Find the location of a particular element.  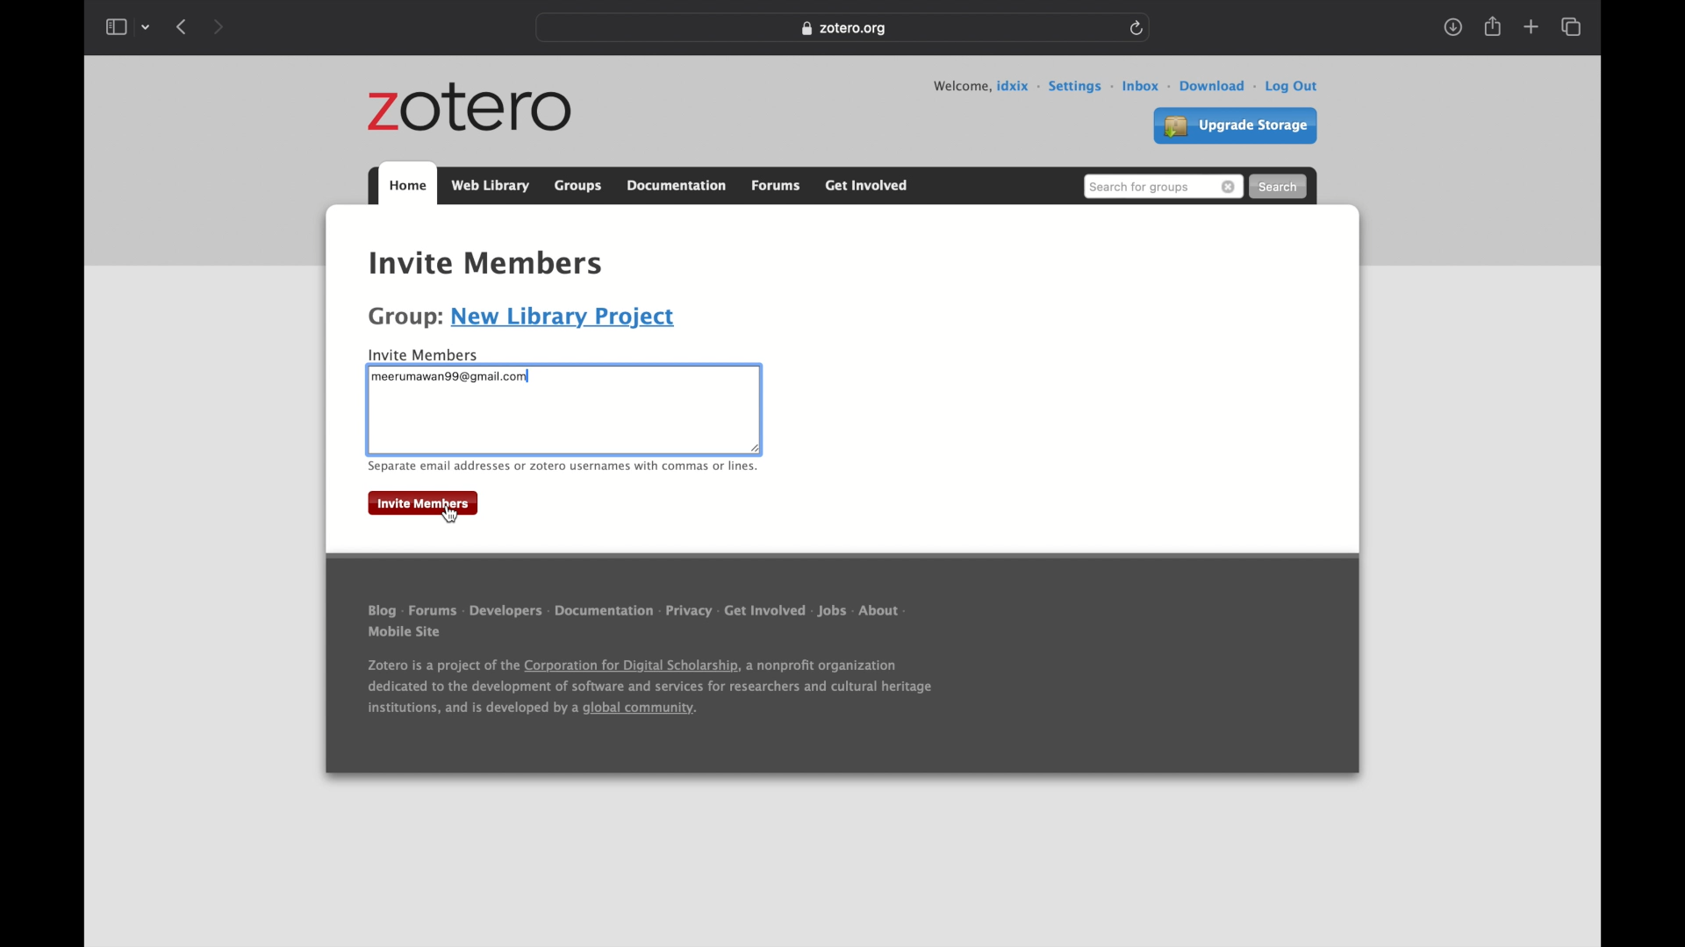

search button is located at coordinates (1279, 187).